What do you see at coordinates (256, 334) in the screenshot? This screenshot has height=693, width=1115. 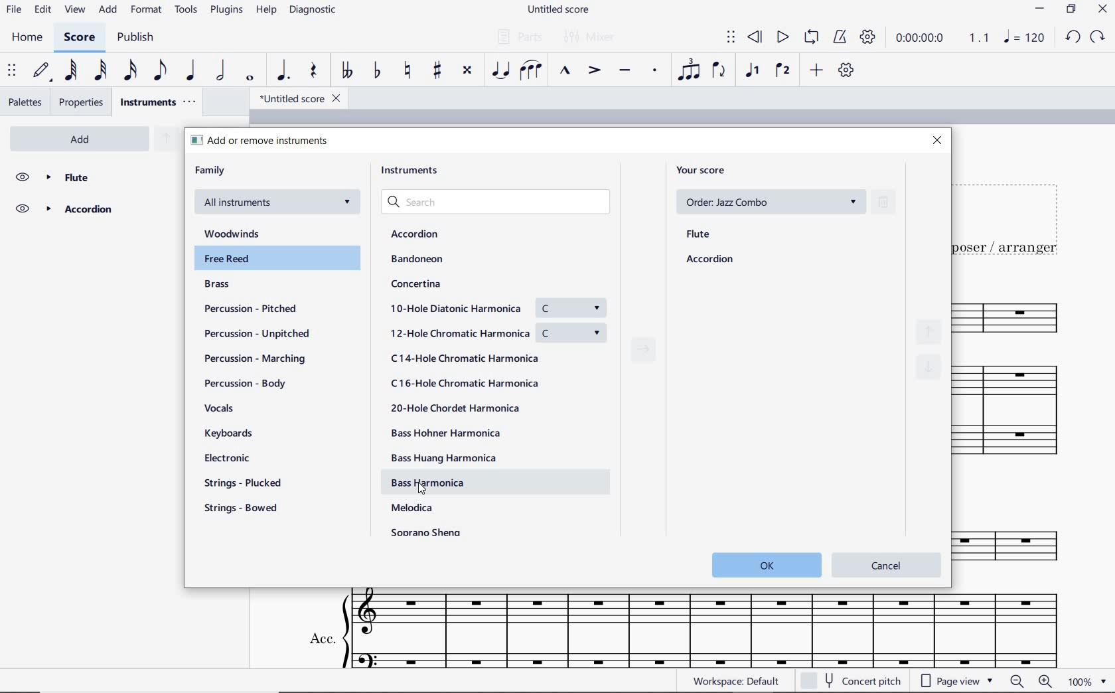 I see `percussion - unpitched` at bounding box center [256, 334].